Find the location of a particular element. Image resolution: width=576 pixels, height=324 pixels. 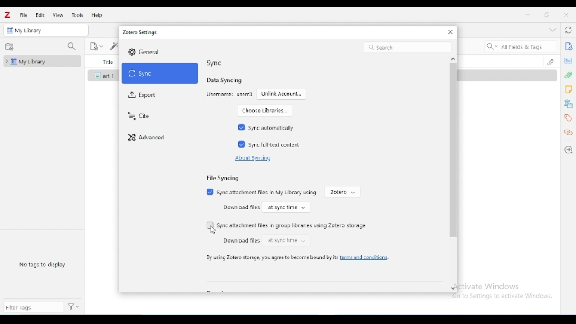

cursor is located at coordinates (213, 231).